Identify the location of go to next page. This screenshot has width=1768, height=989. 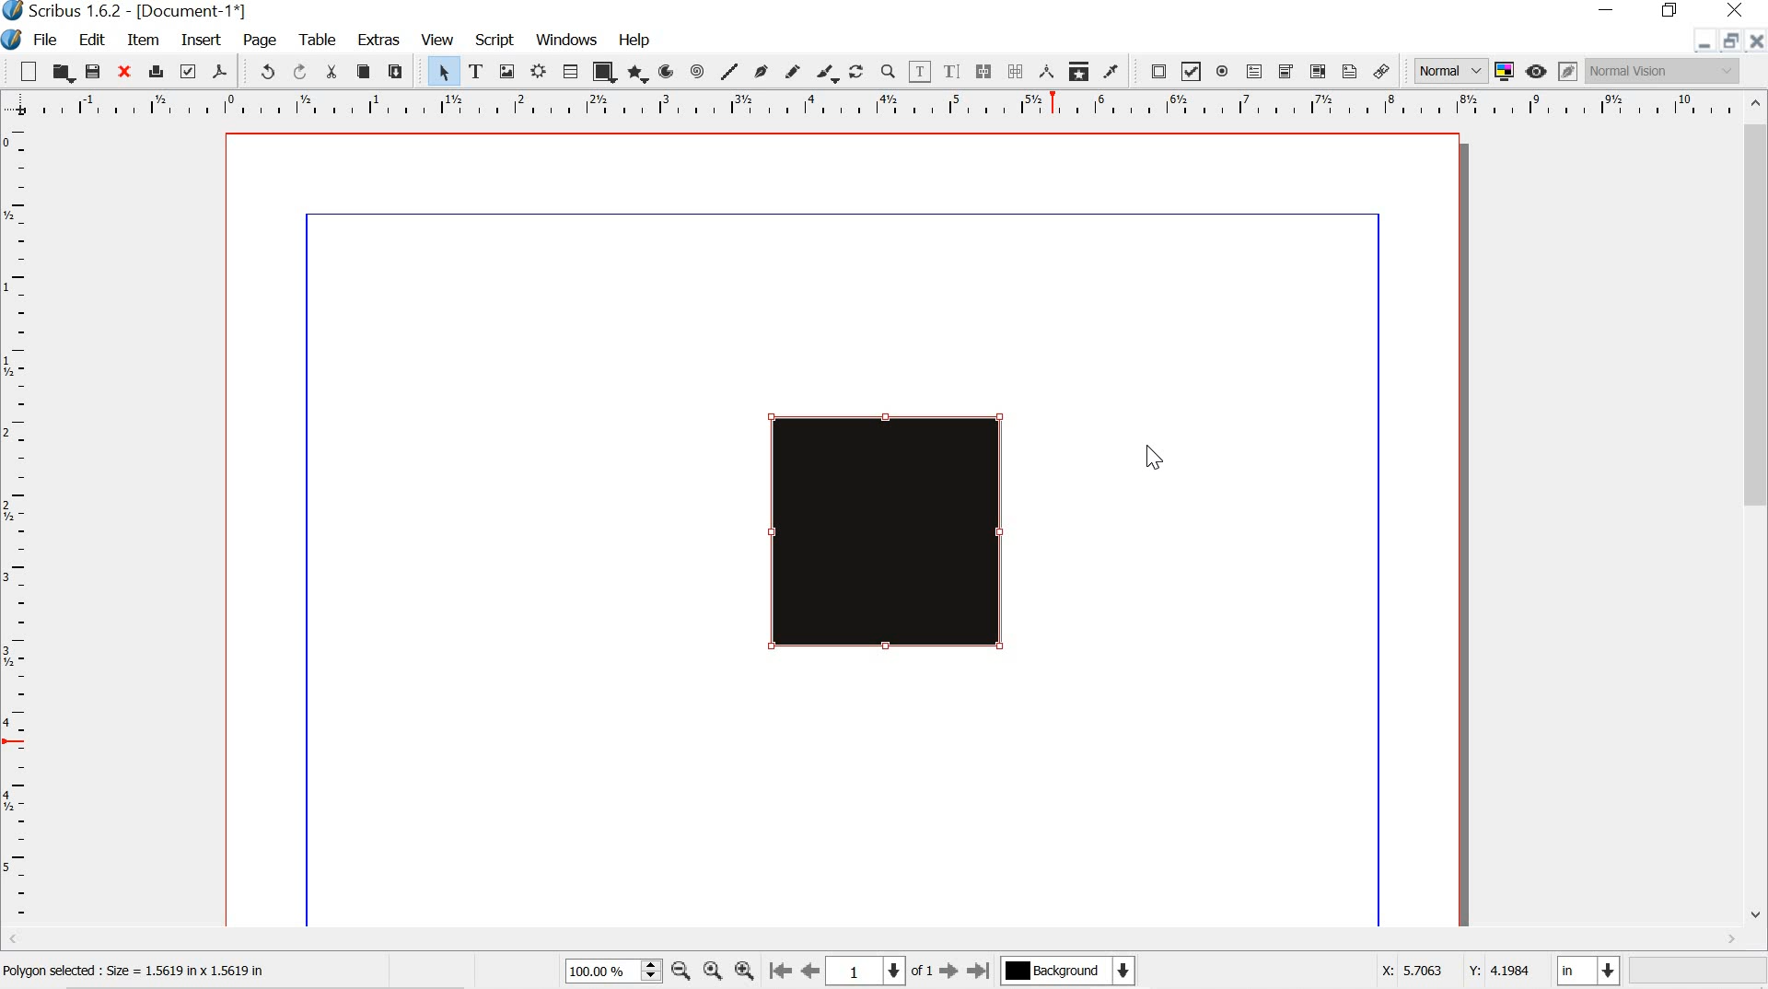
(948, 972).